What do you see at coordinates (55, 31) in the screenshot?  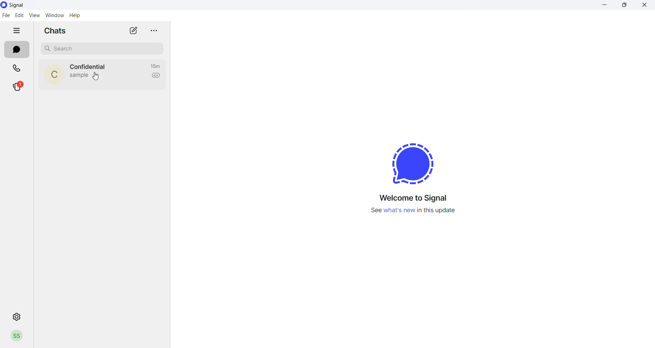 I see `chats ` at bounding box center [55, 31].